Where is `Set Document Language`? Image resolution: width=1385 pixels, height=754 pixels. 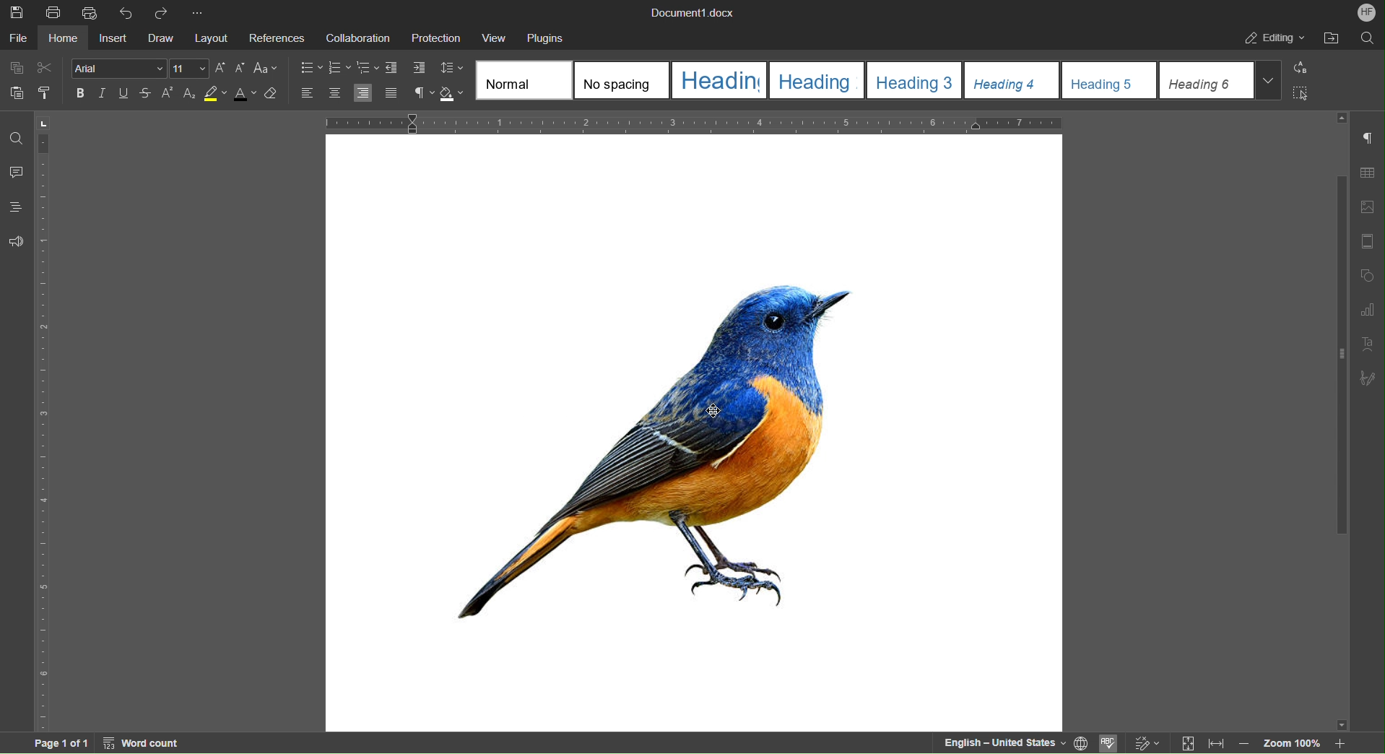
Set Document Language is located at coordinates (1082, 742).